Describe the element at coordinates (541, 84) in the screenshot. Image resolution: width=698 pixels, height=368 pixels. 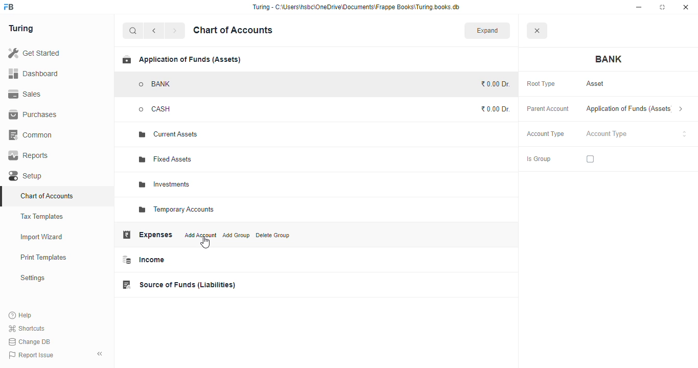
I see `root type` at that location.